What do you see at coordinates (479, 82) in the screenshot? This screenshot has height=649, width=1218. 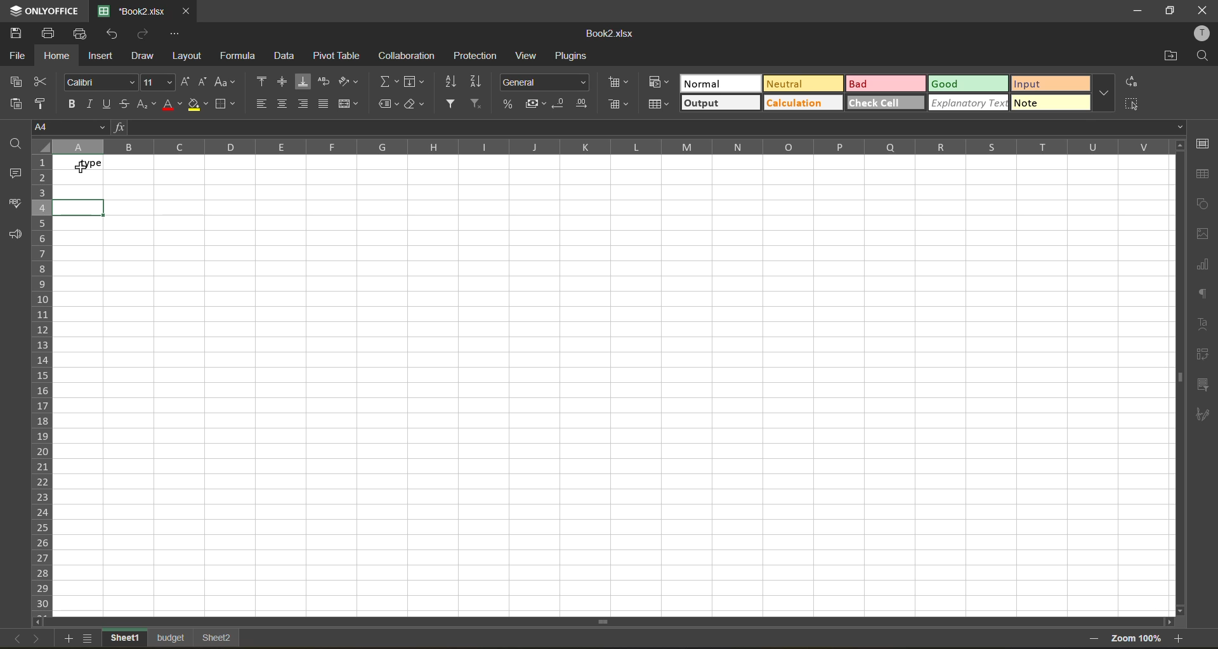 I see `sort descending` at bounding box center [479, 82].